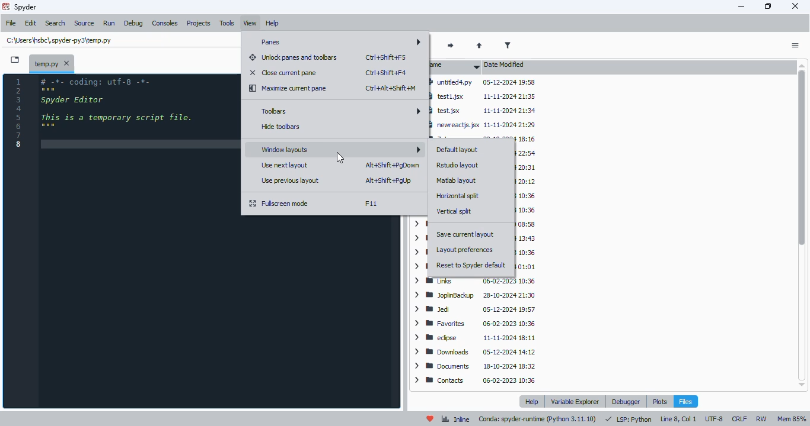 The width and height of the screenshot is (810, 426). What do you see at coordinates (56, 23) in the screenshot?
I see `search` at bounding box center [56, 23].